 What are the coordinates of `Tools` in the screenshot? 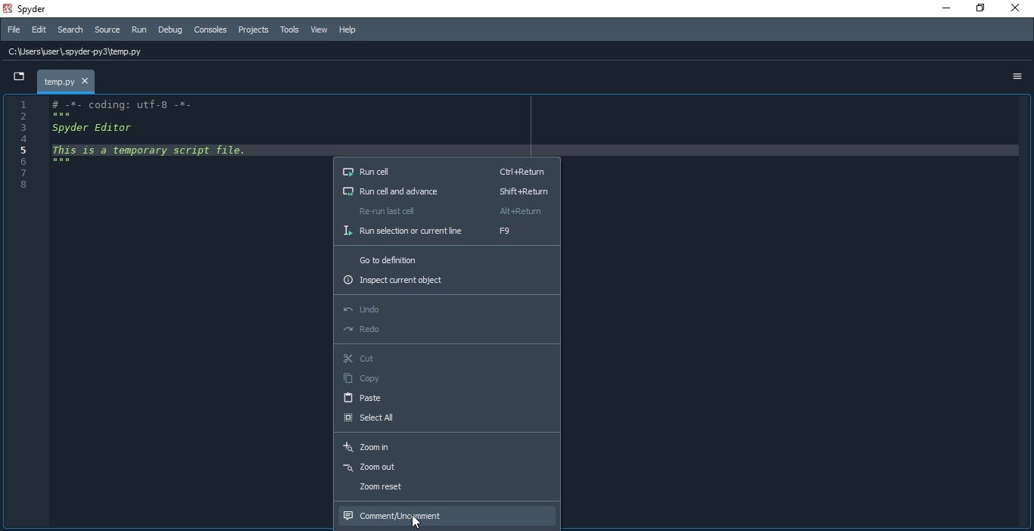 It's located at (289, 30).